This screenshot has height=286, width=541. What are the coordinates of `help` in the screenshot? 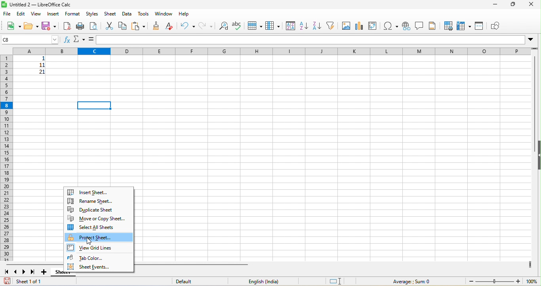 It's located at (187, 14).